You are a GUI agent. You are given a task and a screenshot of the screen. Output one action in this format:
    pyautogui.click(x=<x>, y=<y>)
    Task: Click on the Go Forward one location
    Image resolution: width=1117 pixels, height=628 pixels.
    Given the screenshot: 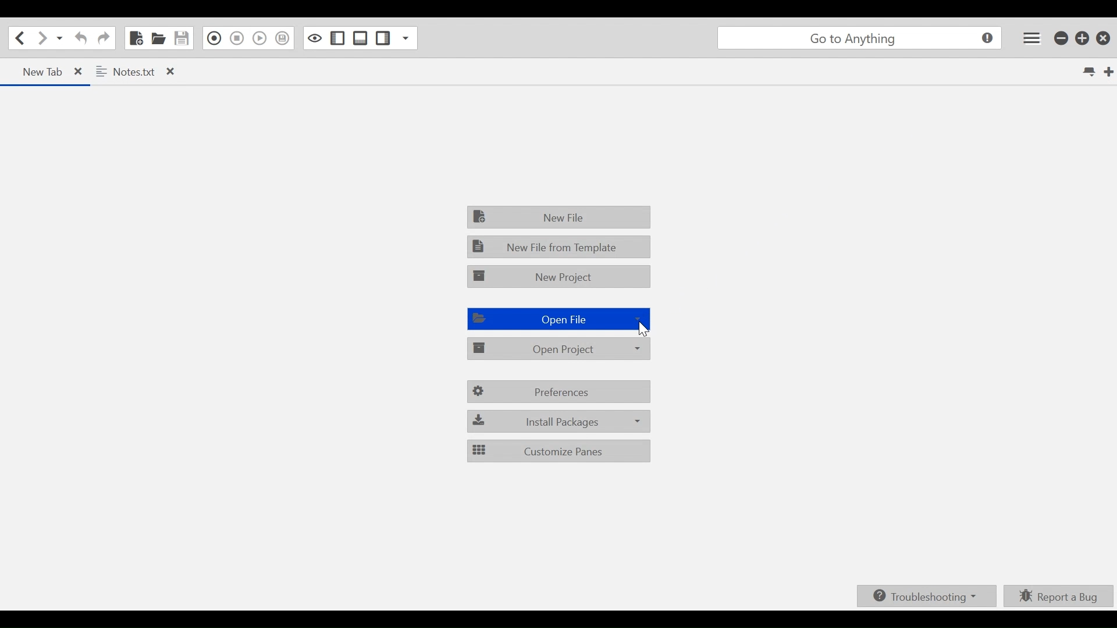 What is the action you would take?
    pyautogui.click(x=41, y=38)
    